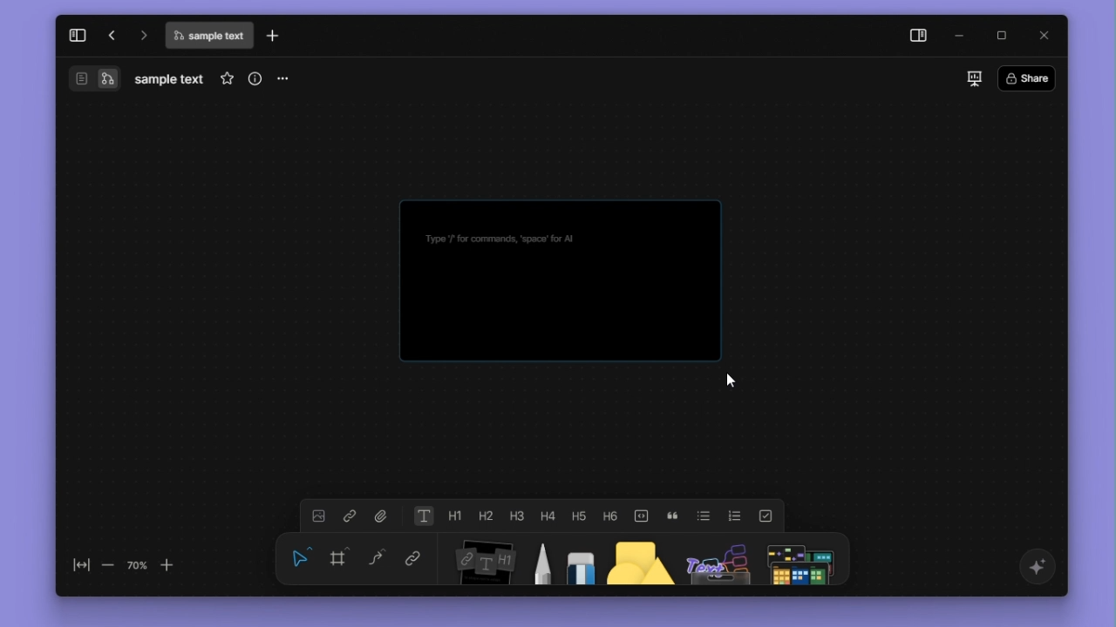  I want to click on close, so click(1041, 35).